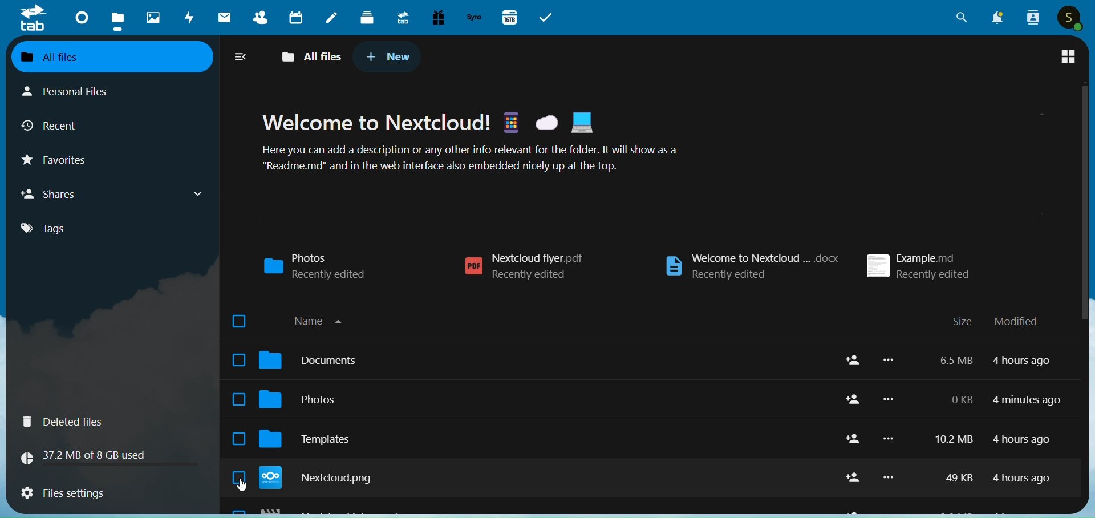  I want to click on activity, so click(186, 18).